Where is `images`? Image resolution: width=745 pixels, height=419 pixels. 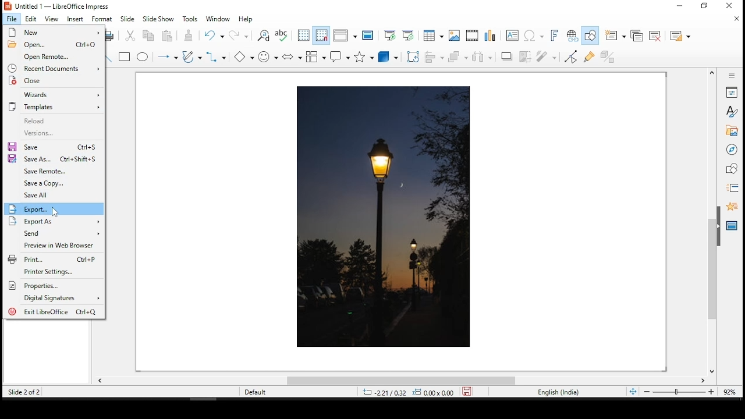 images is located at coordinates (453, 34).